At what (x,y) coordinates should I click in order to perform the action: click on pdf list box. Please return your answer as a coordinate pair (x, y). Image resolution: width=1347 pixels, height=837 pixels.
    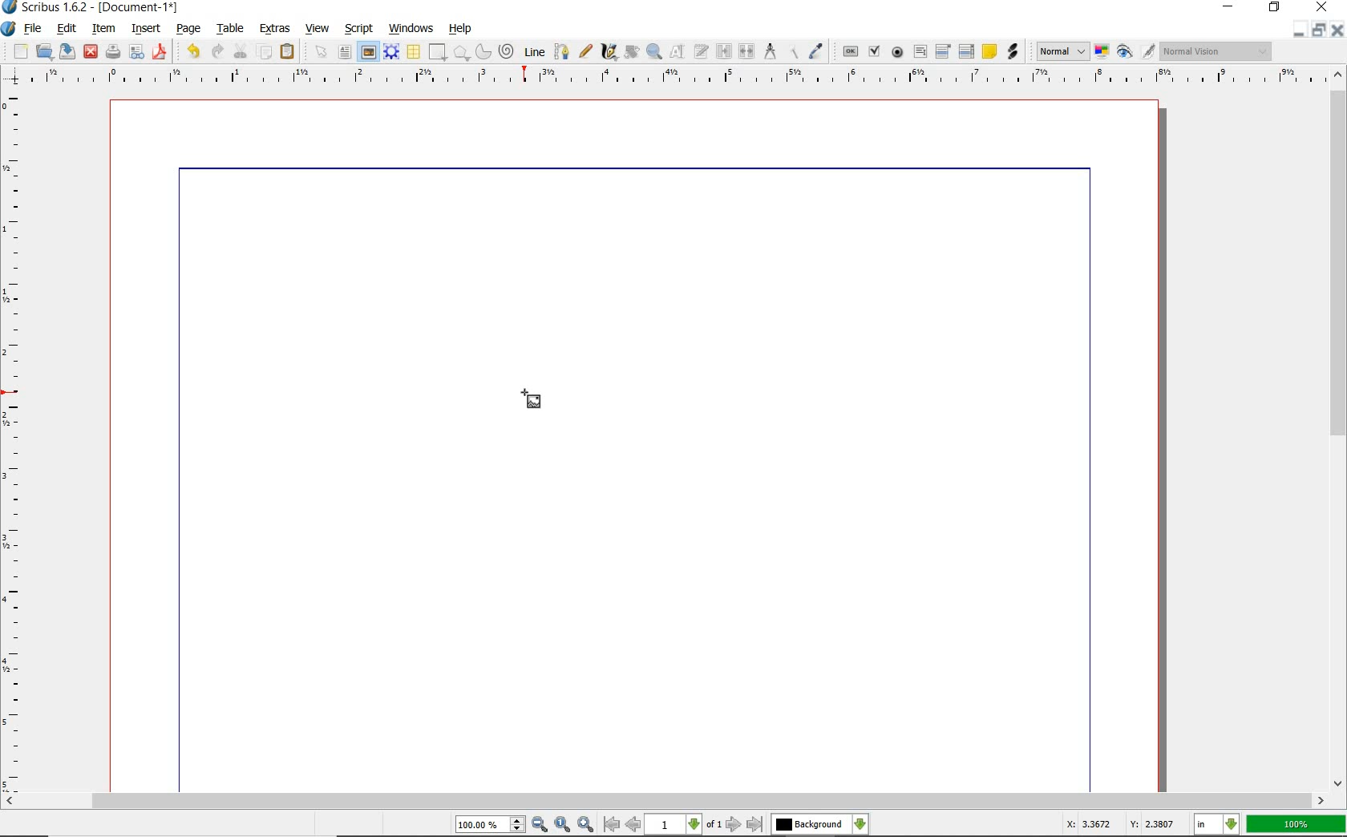
    Looking at the image, I should click on (966, 53).